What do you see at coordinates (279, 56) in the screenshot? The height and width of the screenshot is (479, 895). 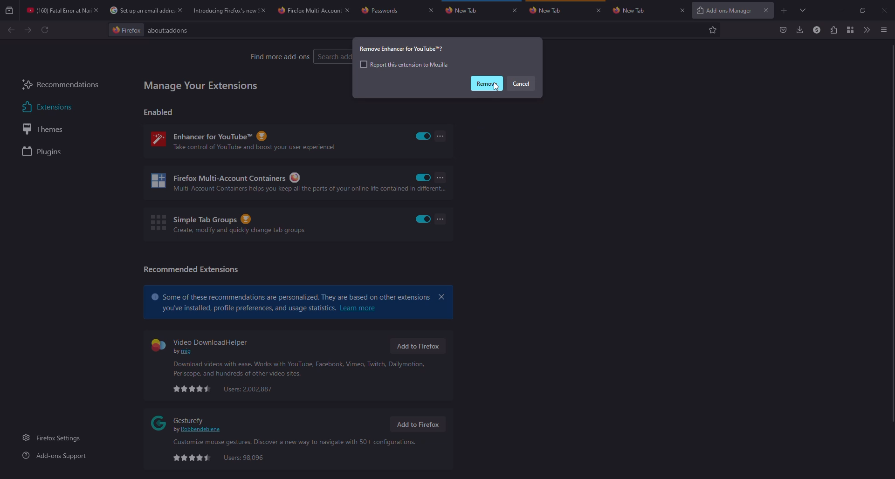 I see `find more` at bounding box center [279, 56].